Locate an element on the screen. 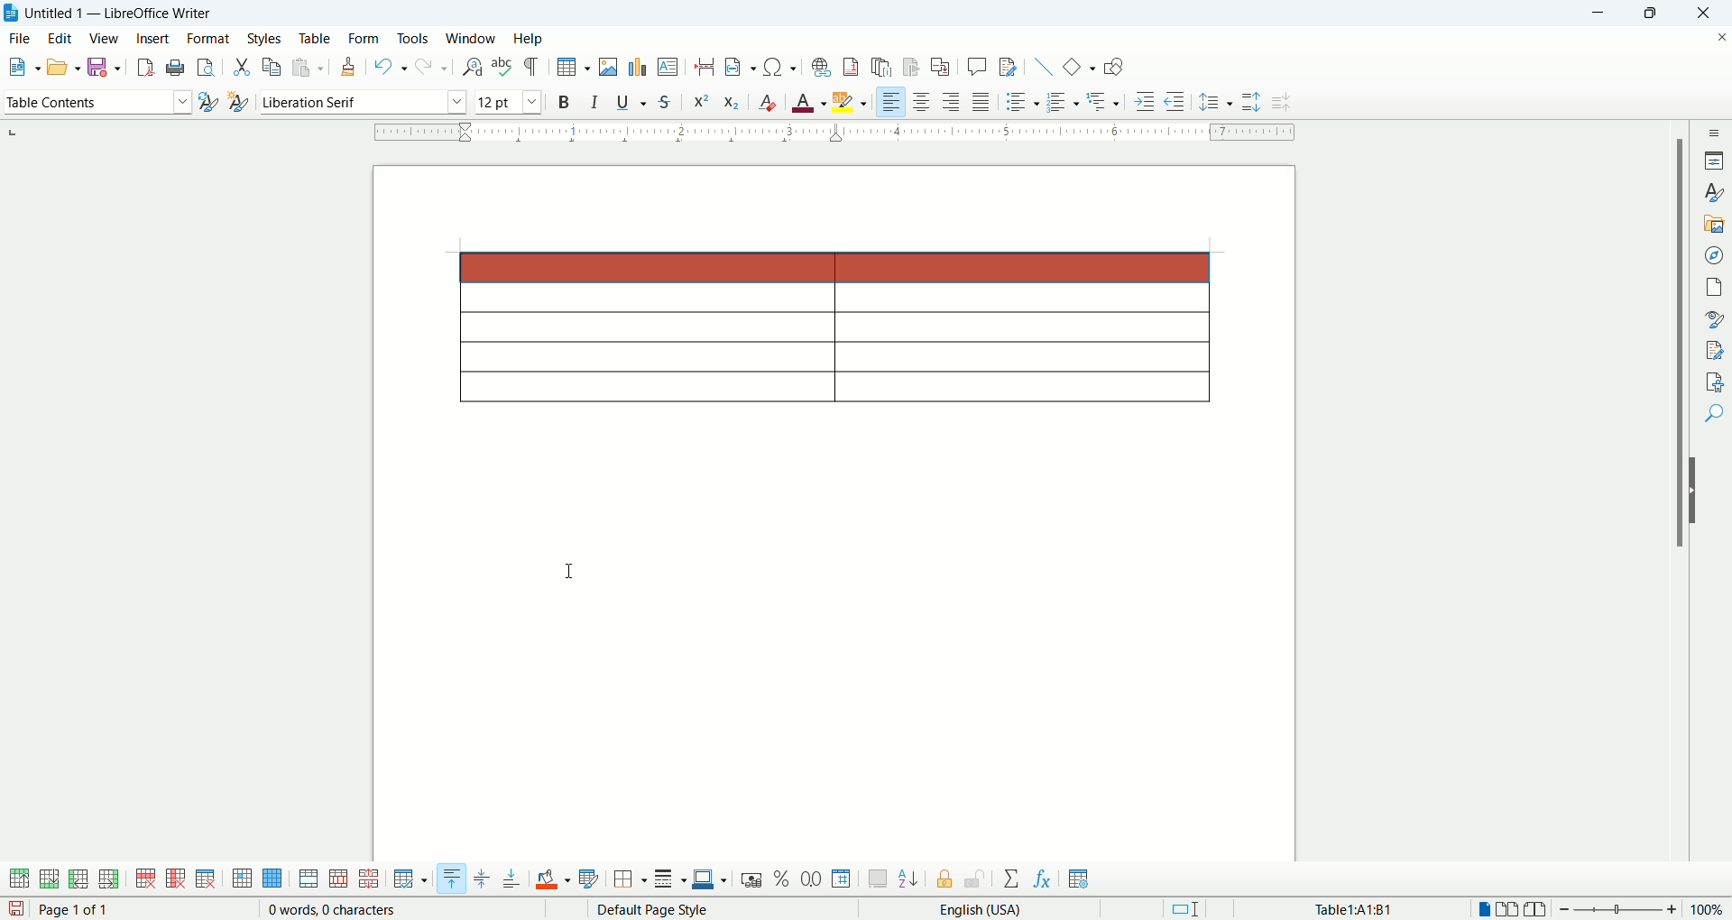 This screenshot has width=1732, height=920. page count is located at coordinates (78, 910).